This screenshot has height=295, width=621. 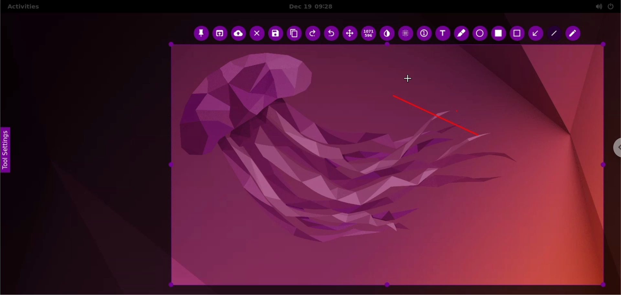 I want to click on arrow, so click(x=535, y=33).